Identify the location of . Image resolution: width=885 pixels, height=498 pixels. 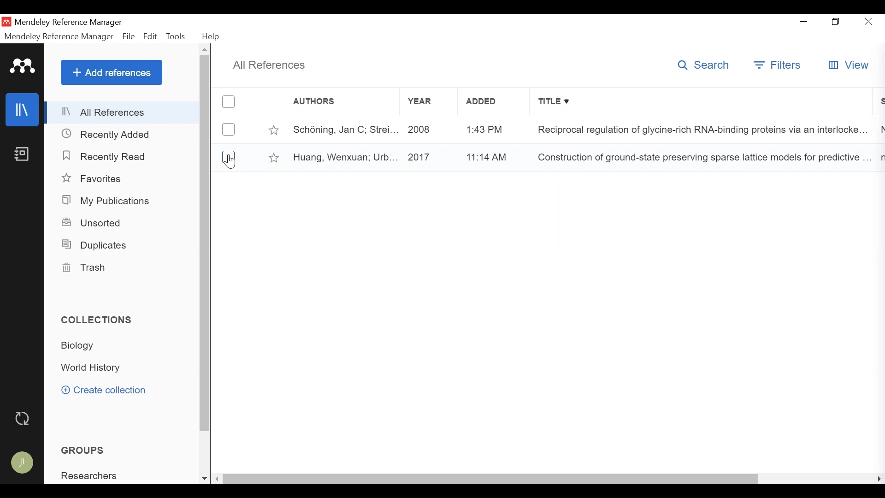
(206, 49).